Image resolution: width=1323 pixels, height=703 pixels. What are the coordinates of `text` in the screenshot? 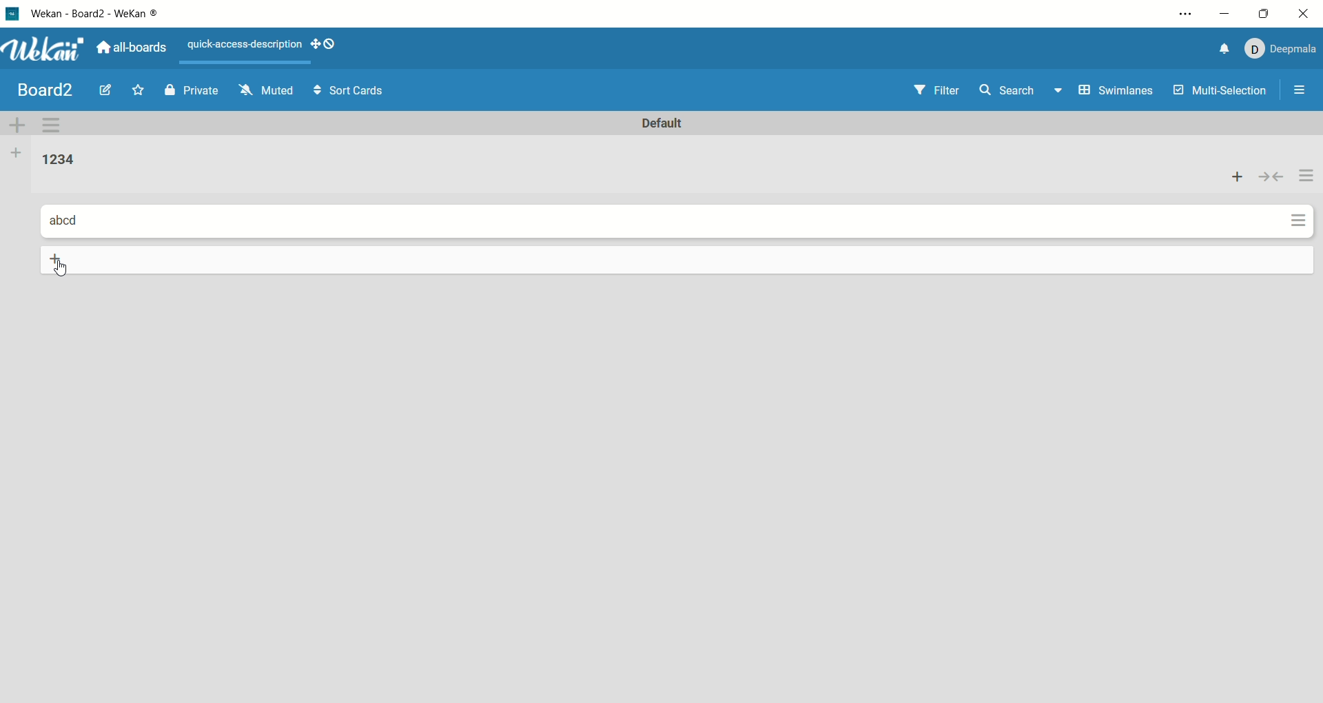 It's located at (238, 42).